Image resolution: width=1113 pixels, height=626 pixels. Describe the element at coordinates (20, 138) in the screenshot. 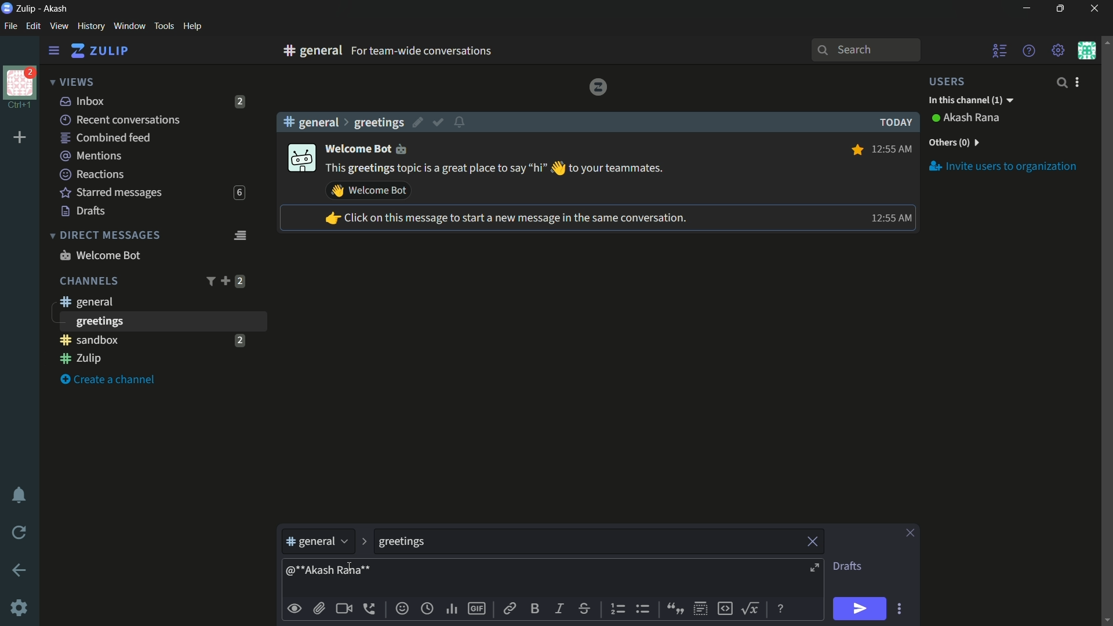

I see `add organization` at that location.